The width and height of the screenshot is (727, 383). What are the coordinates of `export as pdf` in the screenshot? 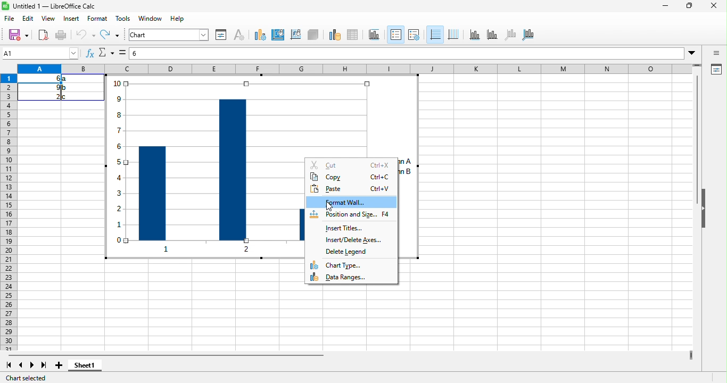 It's located at (43, 35).